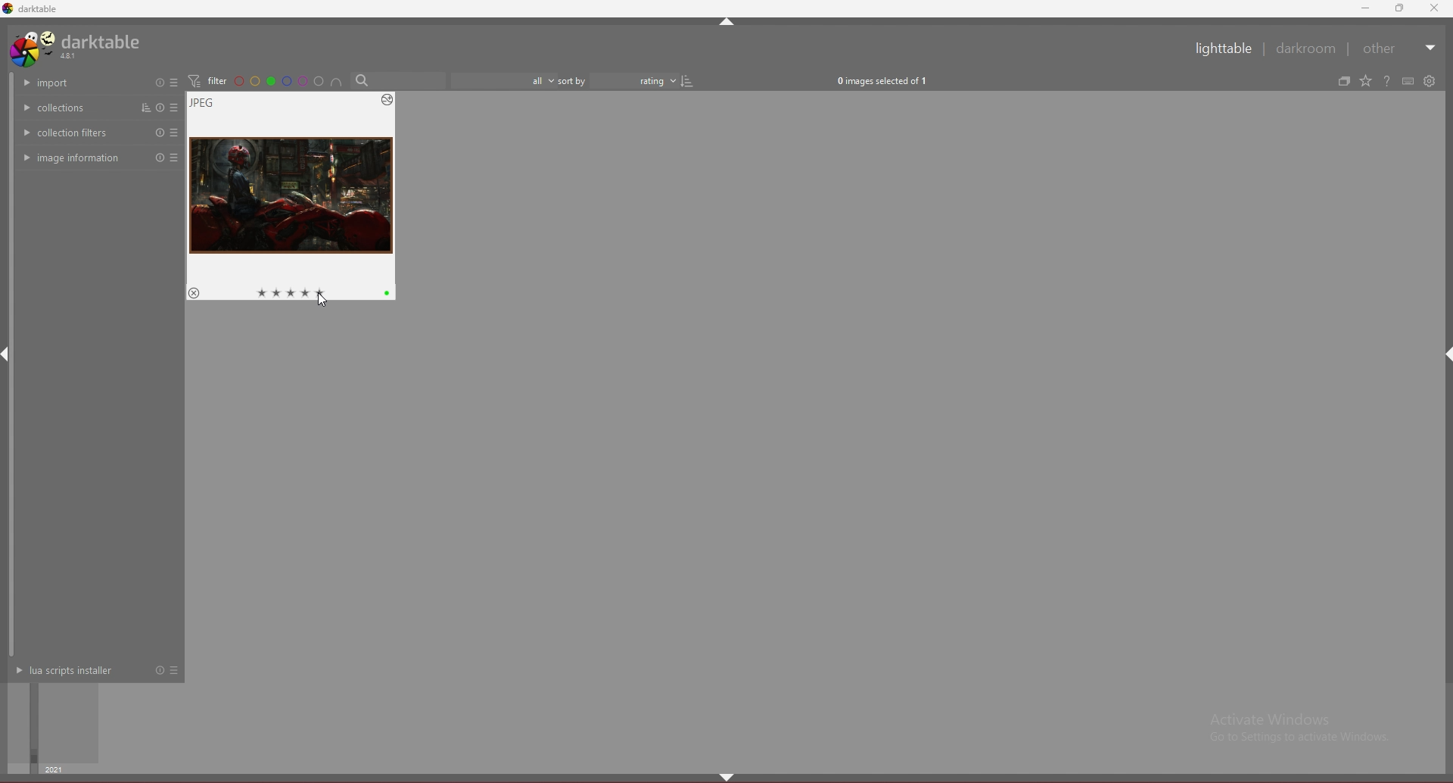  Describe the element at coordinates (503, 81) in the screenshot. I see `filter by images rating` at that location.